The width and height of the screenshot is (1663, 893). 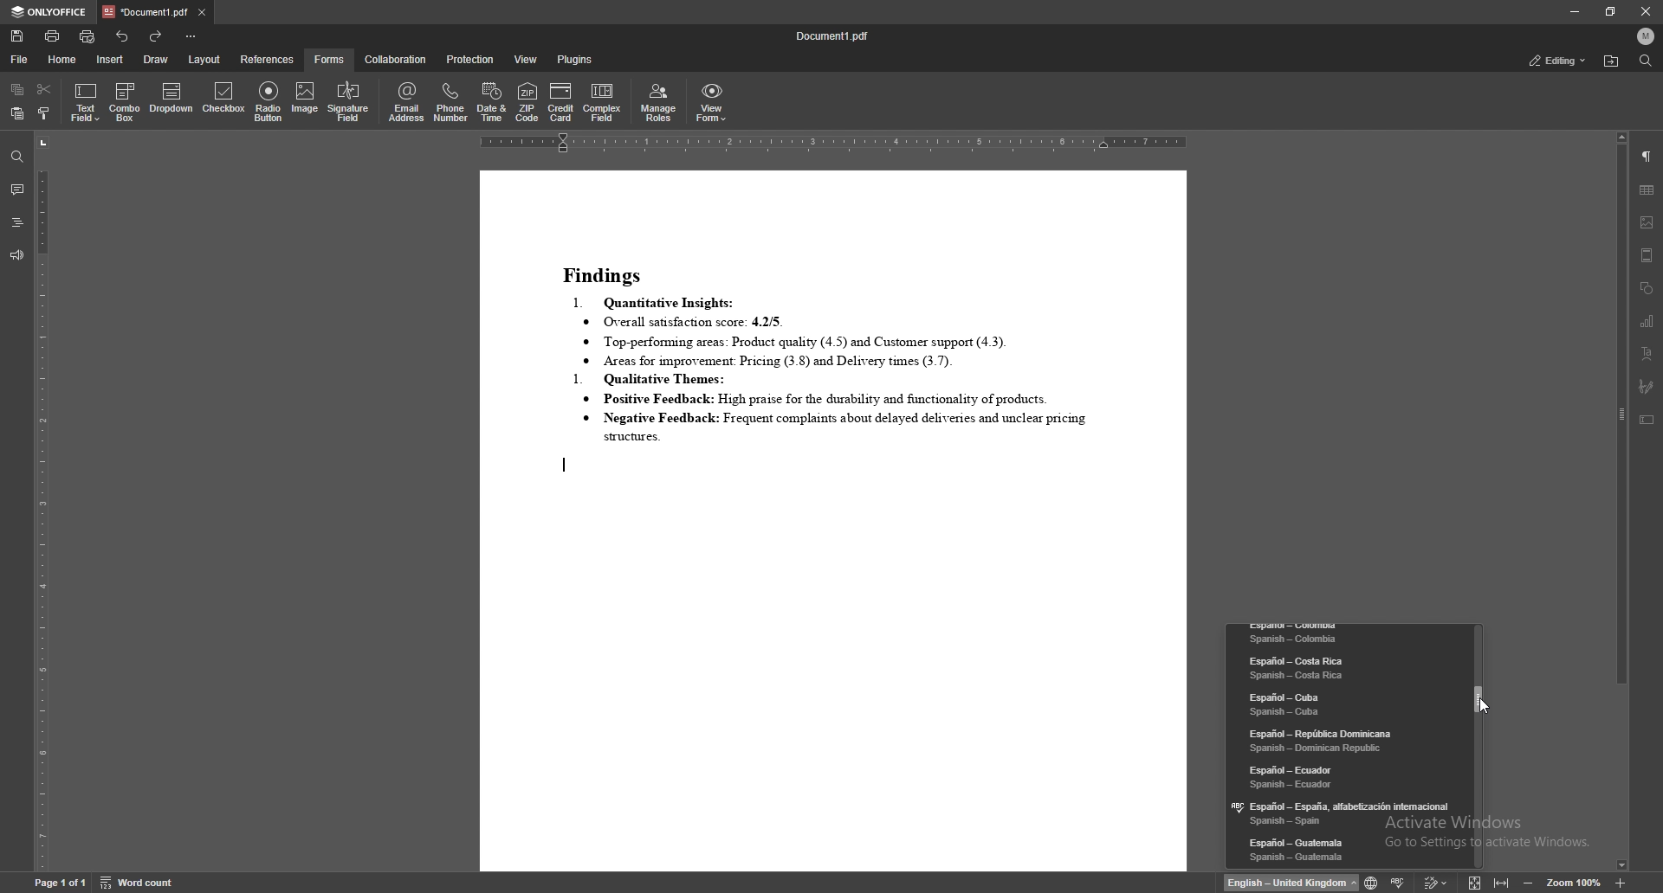 I want to click on locate file, so click(x=1611, y=61).